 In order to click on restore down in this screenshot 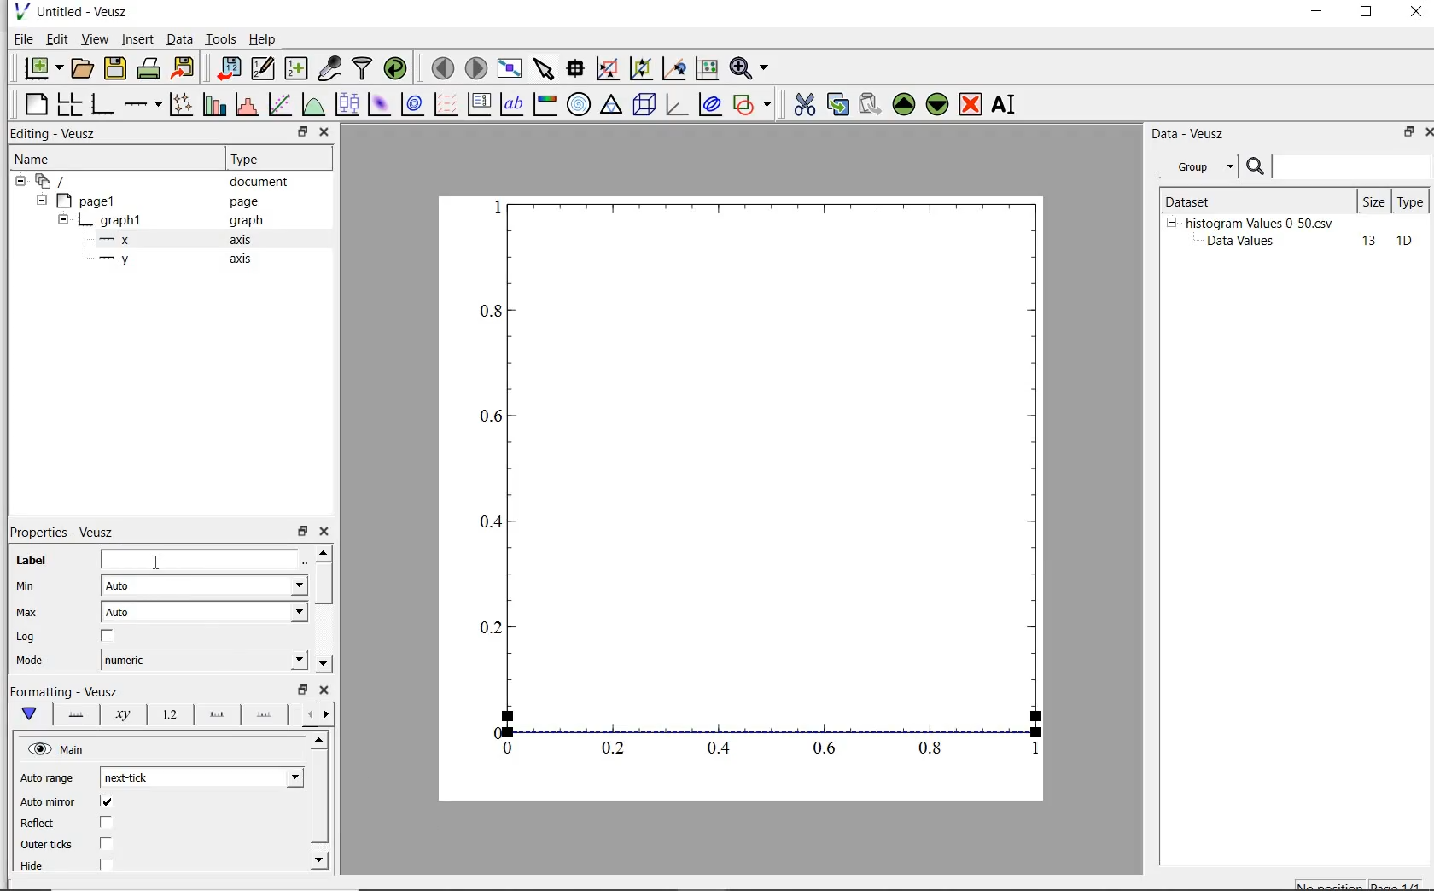, I will do `click(1403, 133)`.